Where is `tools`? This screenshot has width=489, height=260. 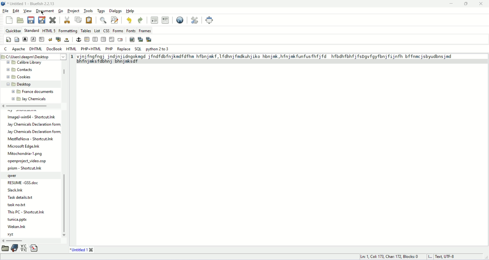
tools is located at coordinates (90, 11).